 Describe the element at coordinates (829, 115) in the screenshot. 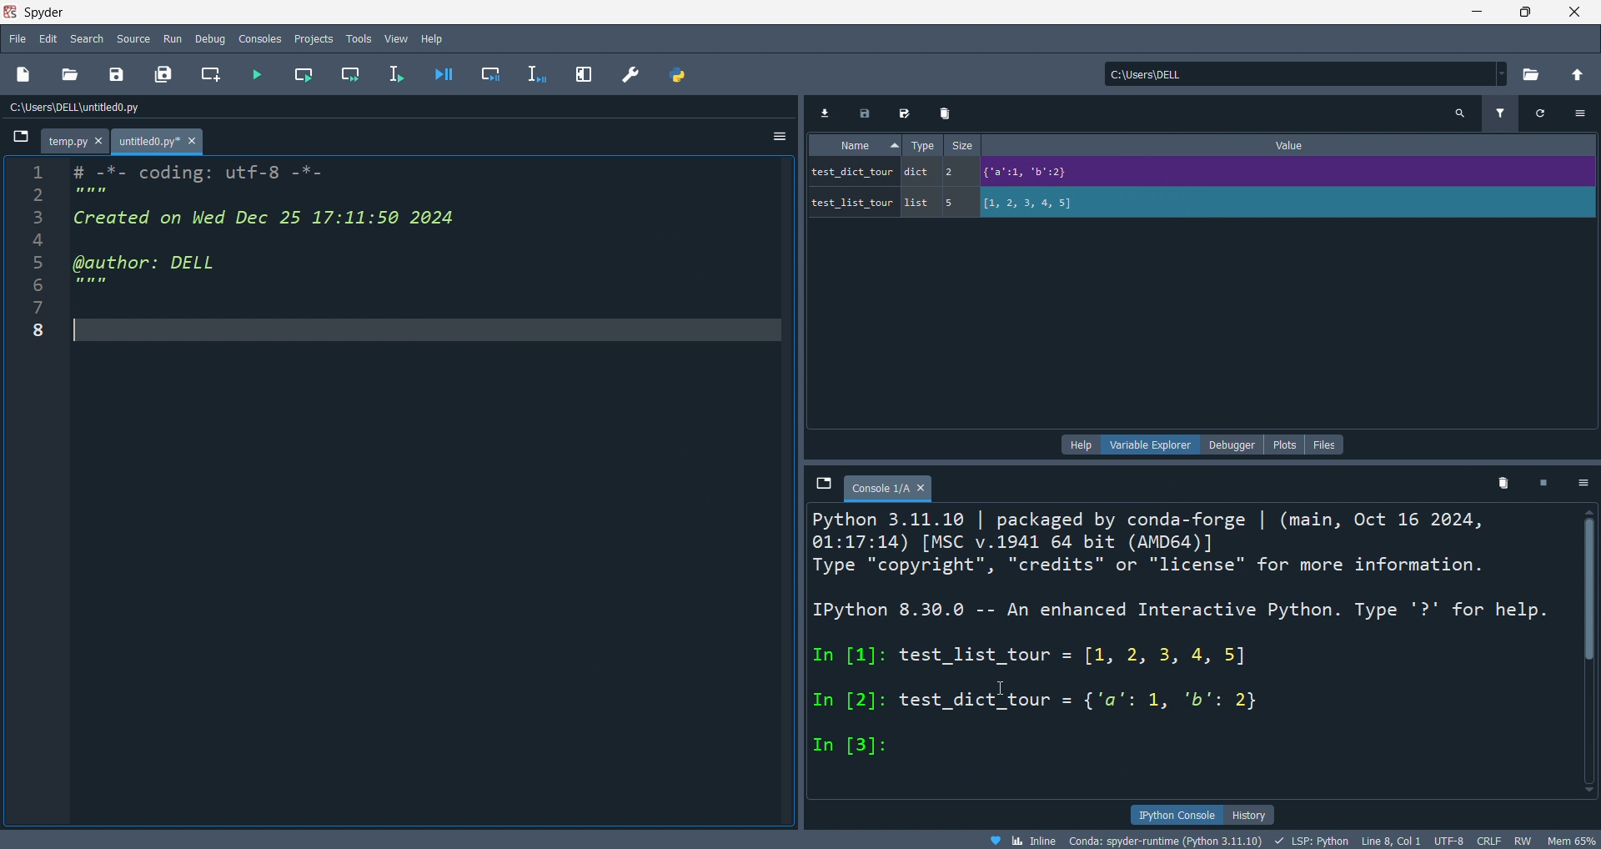

I see `import data` at that location.